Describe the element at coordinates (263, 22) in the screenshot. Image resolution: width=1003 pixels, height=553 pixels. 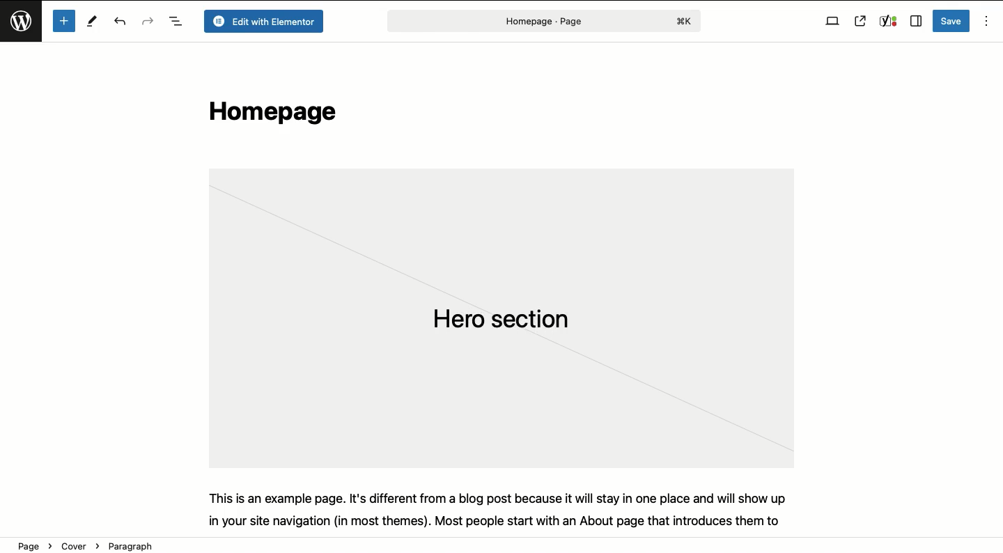
I see `Edit with elementor` at that location.